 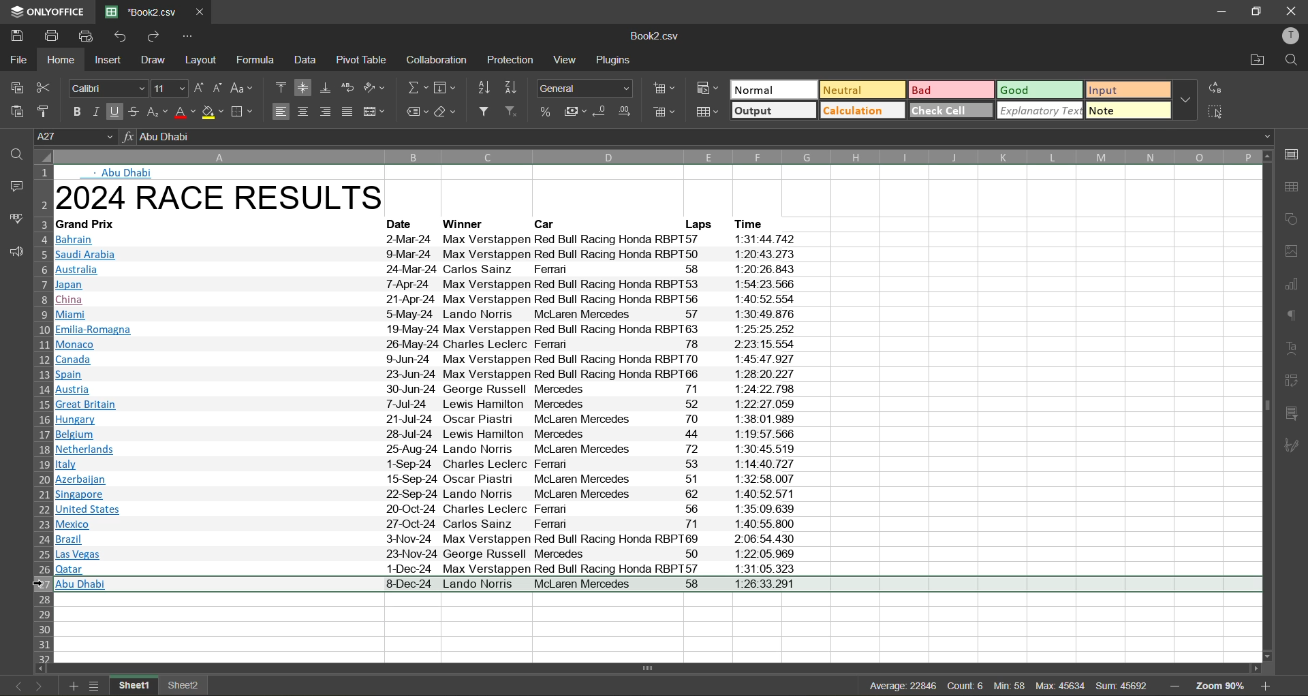 I want to click on text info, so click(x=433, y=435).